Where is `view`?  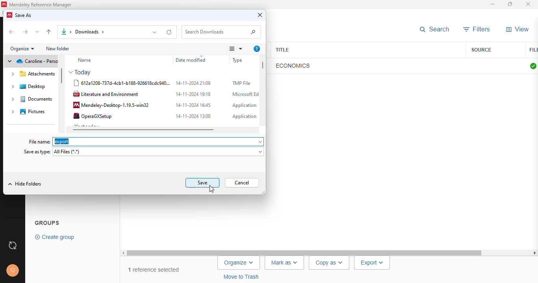
view is located at coordinates (518, 29).